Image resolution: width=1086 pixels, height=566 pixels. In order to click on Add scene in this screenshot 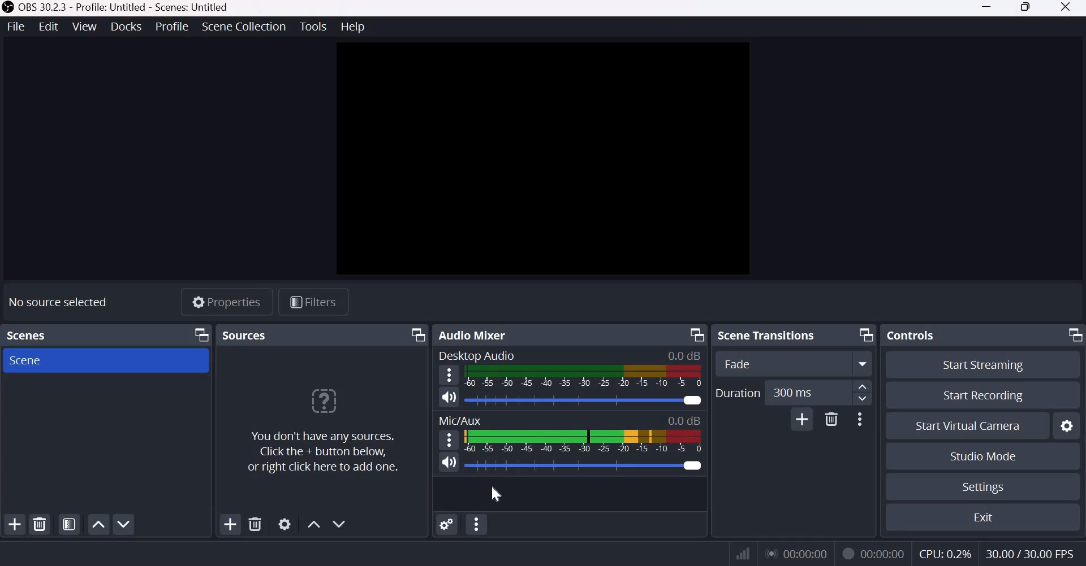, I will do `click(14, 524)`.